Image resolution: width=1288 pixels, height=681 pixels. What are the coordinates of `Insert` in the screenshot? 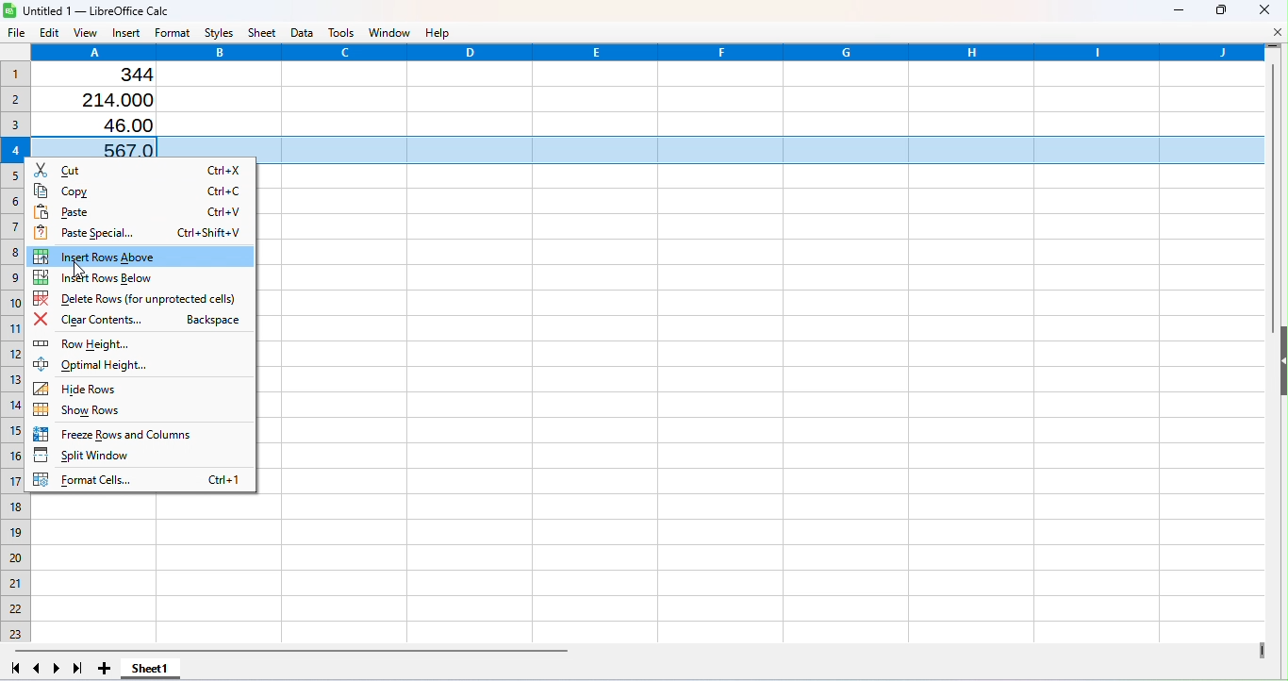 It's located at (124, 34).